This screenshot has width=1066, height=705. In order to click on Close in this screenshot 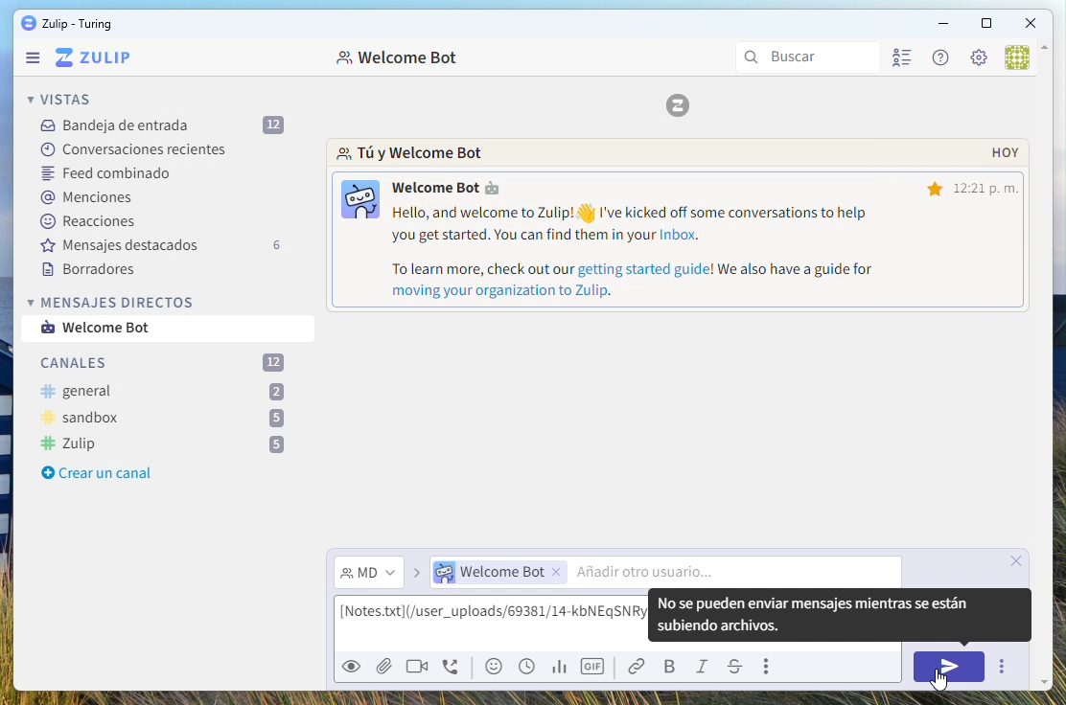, I will do `click(1032, 22)`.